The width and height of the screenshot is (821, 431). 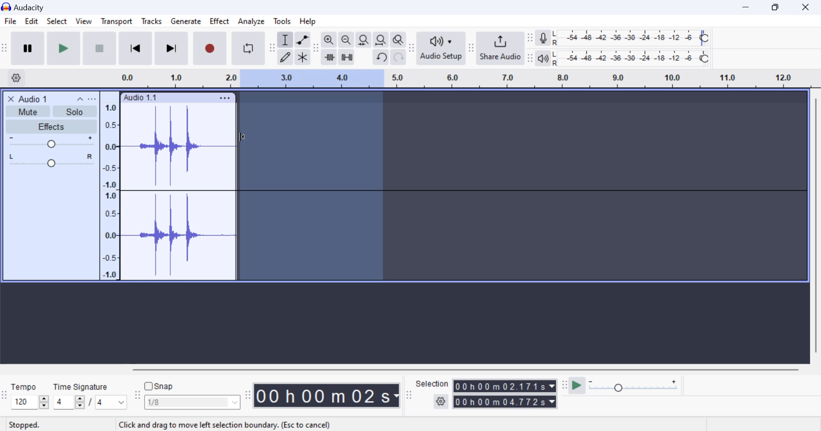 What do you see at coordinates (10, 21) in the screenshot?
I see `File` at bounding box center [10, 21].